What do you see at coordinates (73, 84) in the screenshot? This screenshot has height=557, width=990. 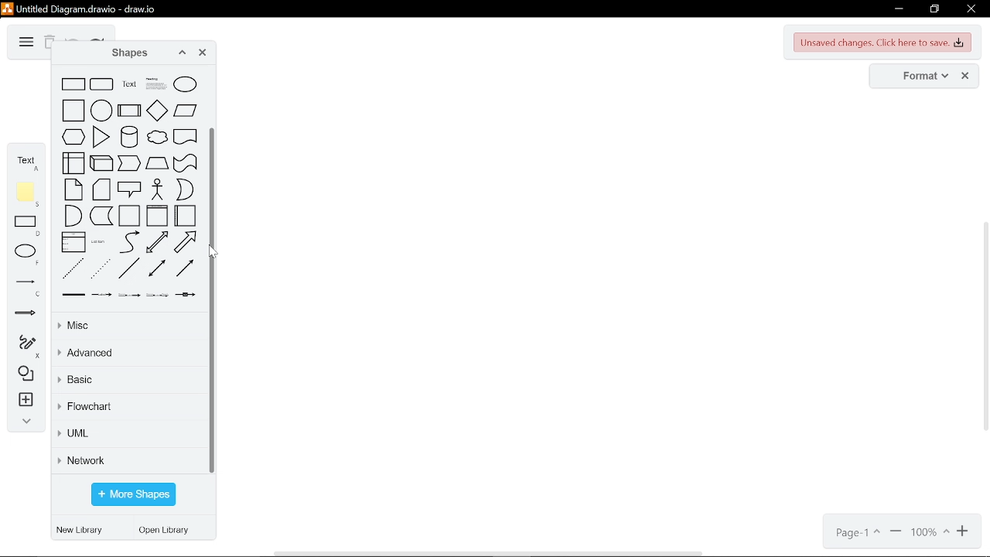 I see `rectangle` at bounding box center [73, 84].